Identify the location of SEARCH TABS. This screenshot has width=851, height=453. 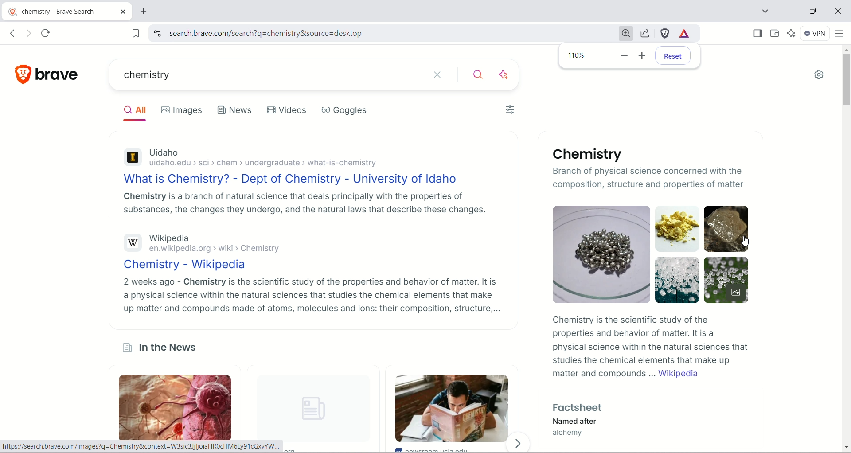
(763, 10).